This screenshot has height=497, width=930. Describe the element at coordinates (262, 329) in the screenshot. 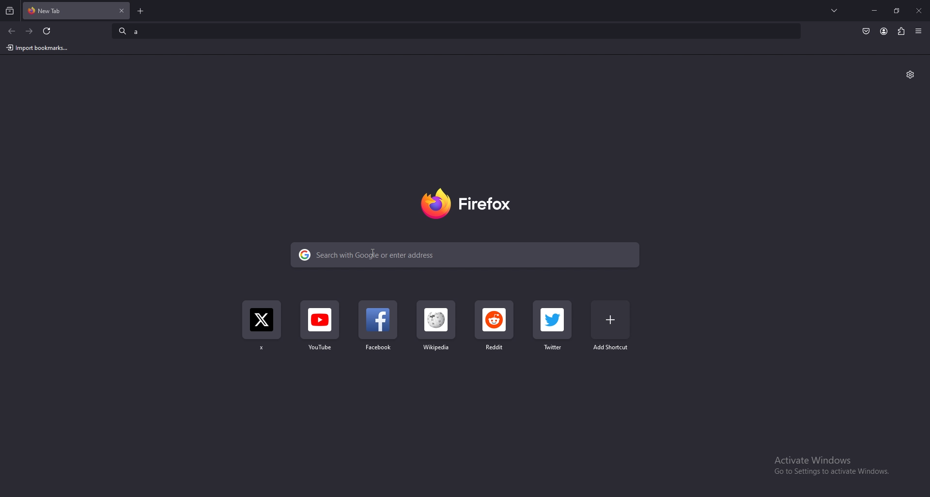

I see `twitter` at that location.